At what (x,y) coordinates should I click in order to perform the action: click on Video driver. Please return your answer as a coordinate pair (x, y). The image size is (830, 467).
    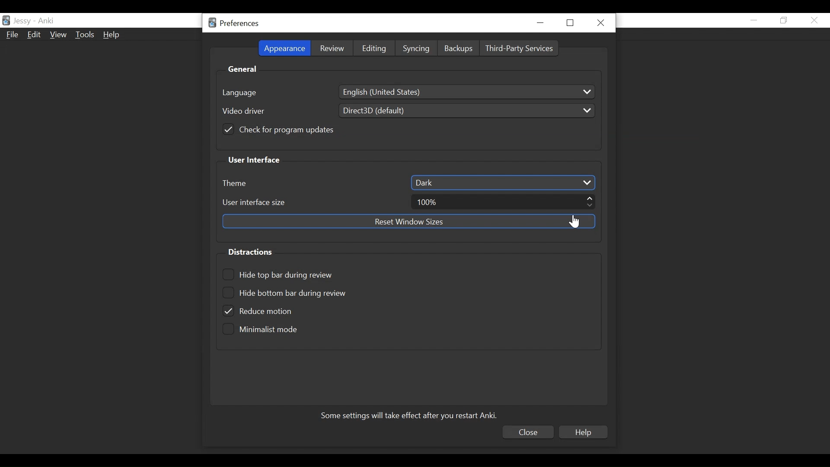
    Looking at the image, I should click on (243, 112).